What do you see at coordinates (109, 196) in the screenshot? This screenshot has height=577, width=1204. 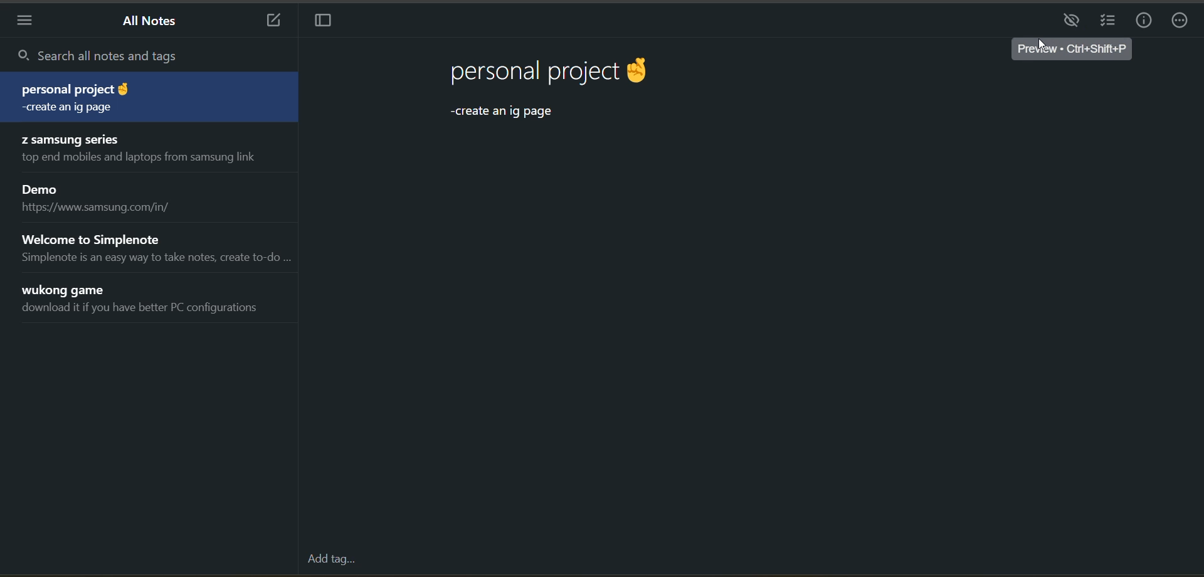 I see `note title and preview` at bounding box center [109, 196].